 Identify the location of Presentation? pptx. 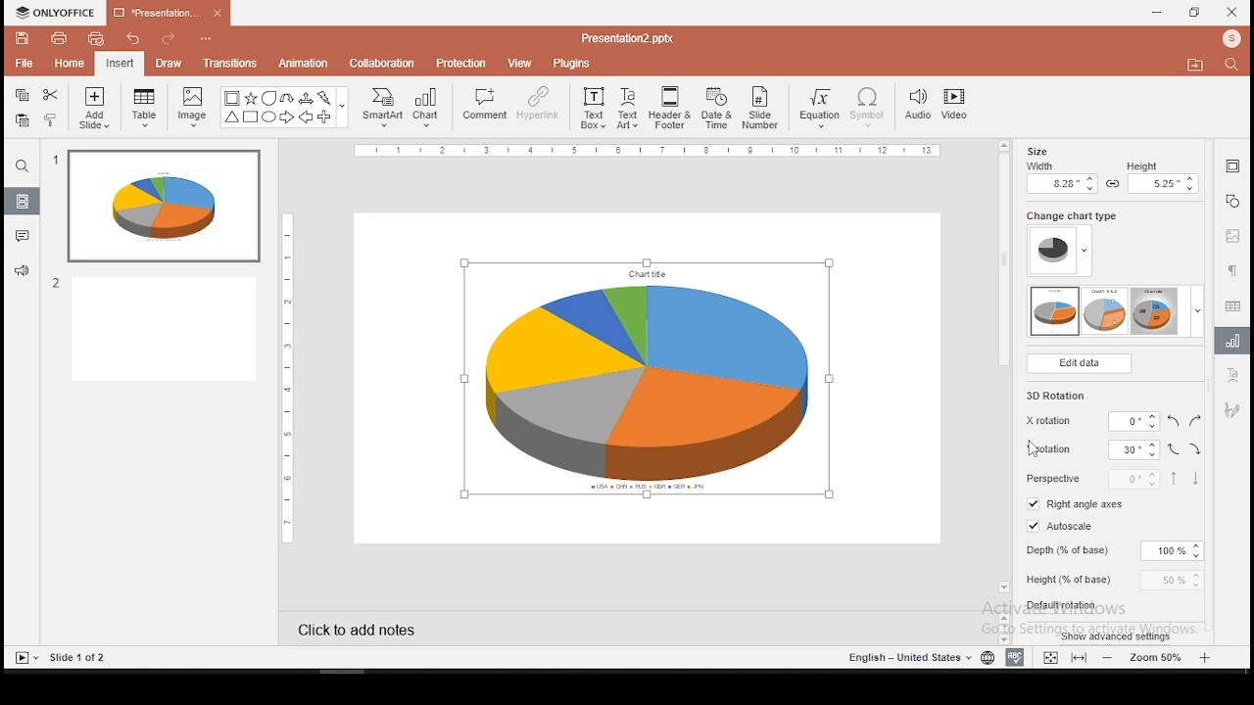
(625, 38).